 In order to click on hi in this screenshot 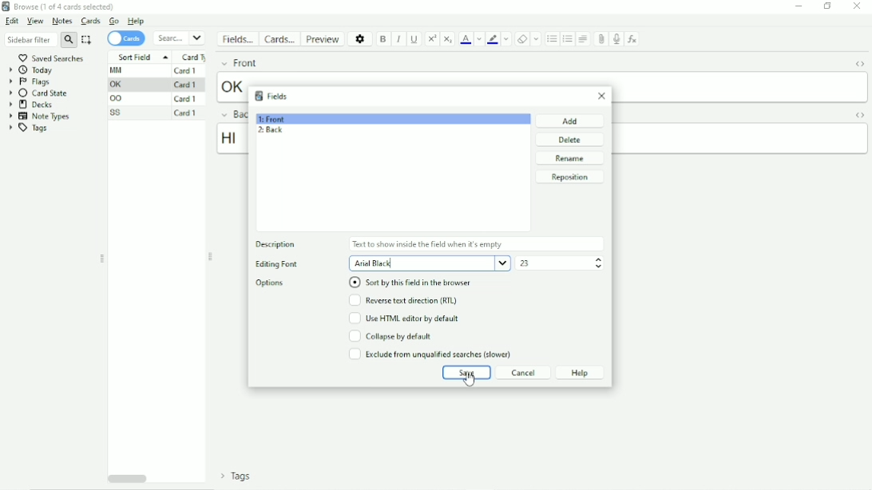, I will do `click(232, 139)`.